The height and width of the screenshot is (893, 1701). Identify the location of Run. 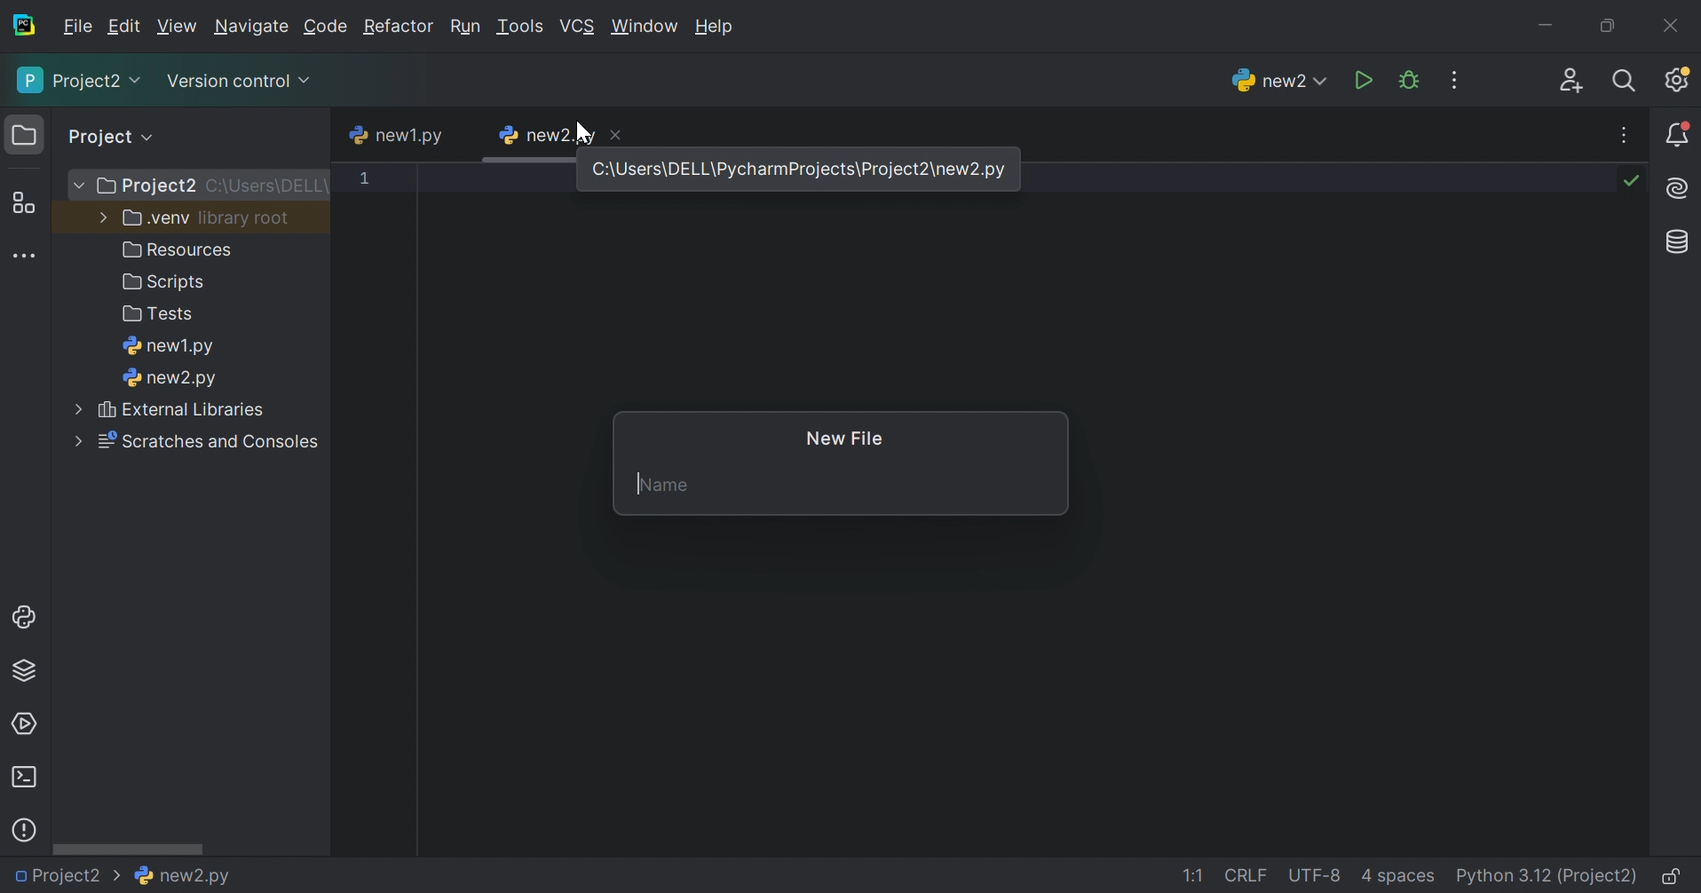
(464, 27).